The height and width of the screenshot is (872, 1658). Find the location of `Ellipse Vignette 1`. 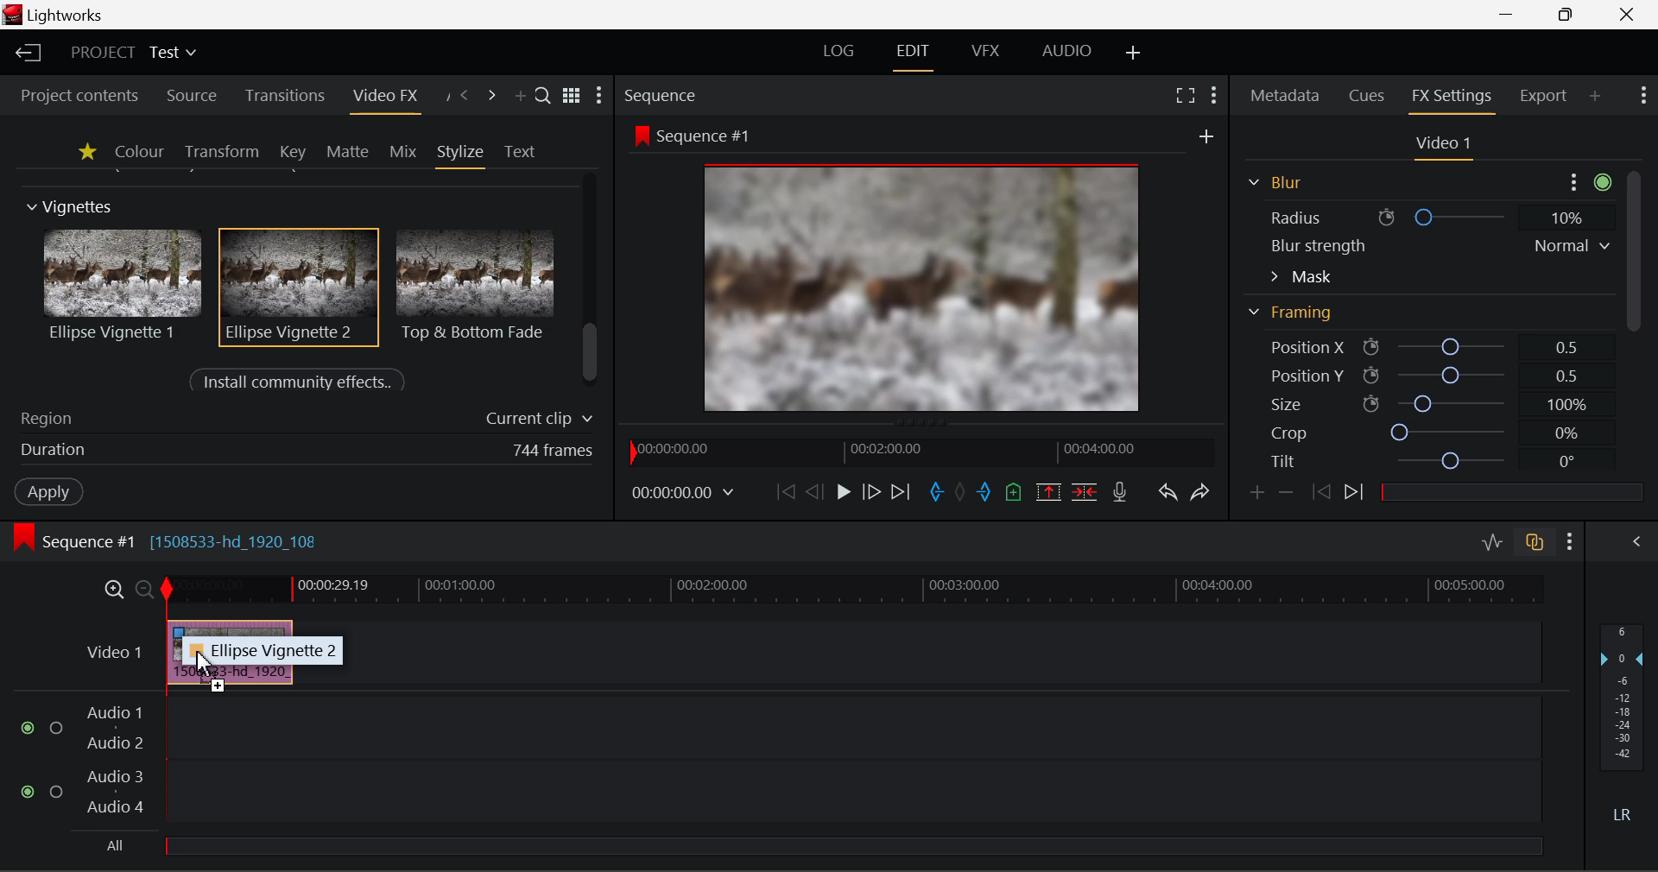

Ellipse Vignette 1 is located at coordinates (124, 285).